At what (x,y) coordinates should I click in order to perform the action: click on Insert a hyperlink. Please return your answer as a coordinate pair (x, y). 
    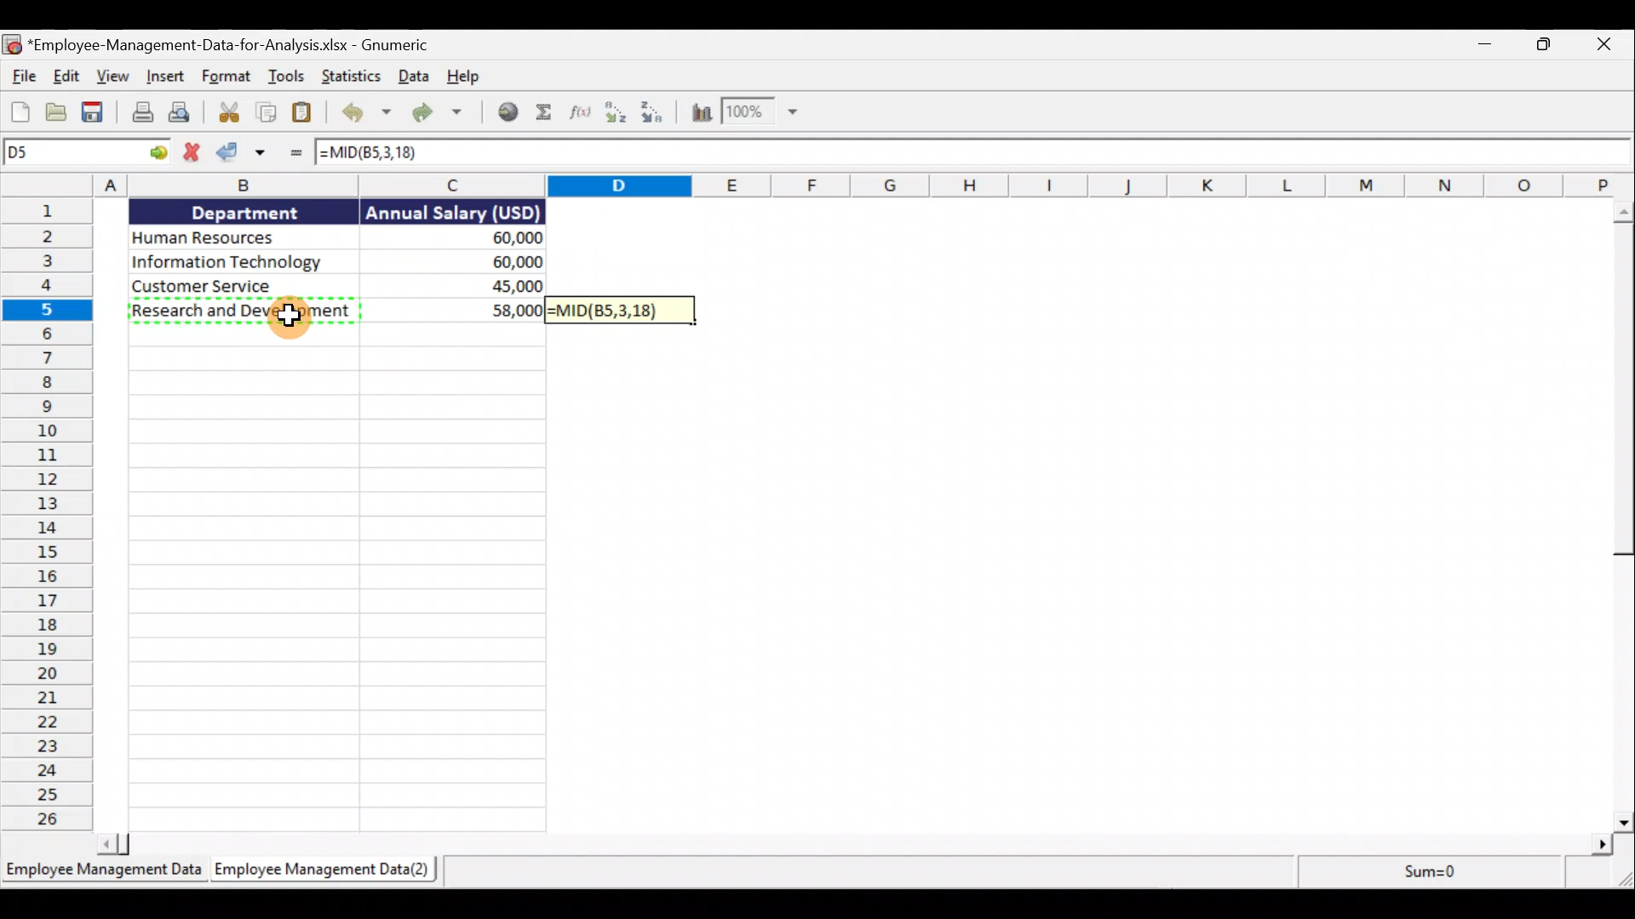
    Looking at the image, I should click on (508, 116).